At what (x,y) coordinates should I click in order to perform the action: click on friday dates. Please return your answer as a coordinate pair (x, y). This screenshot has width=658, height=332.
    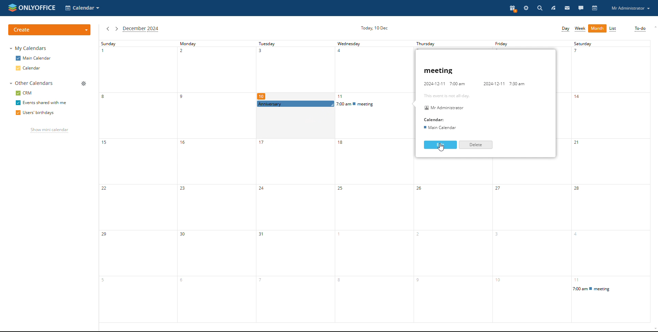
    Looking at the image, I should click on (530, 252).